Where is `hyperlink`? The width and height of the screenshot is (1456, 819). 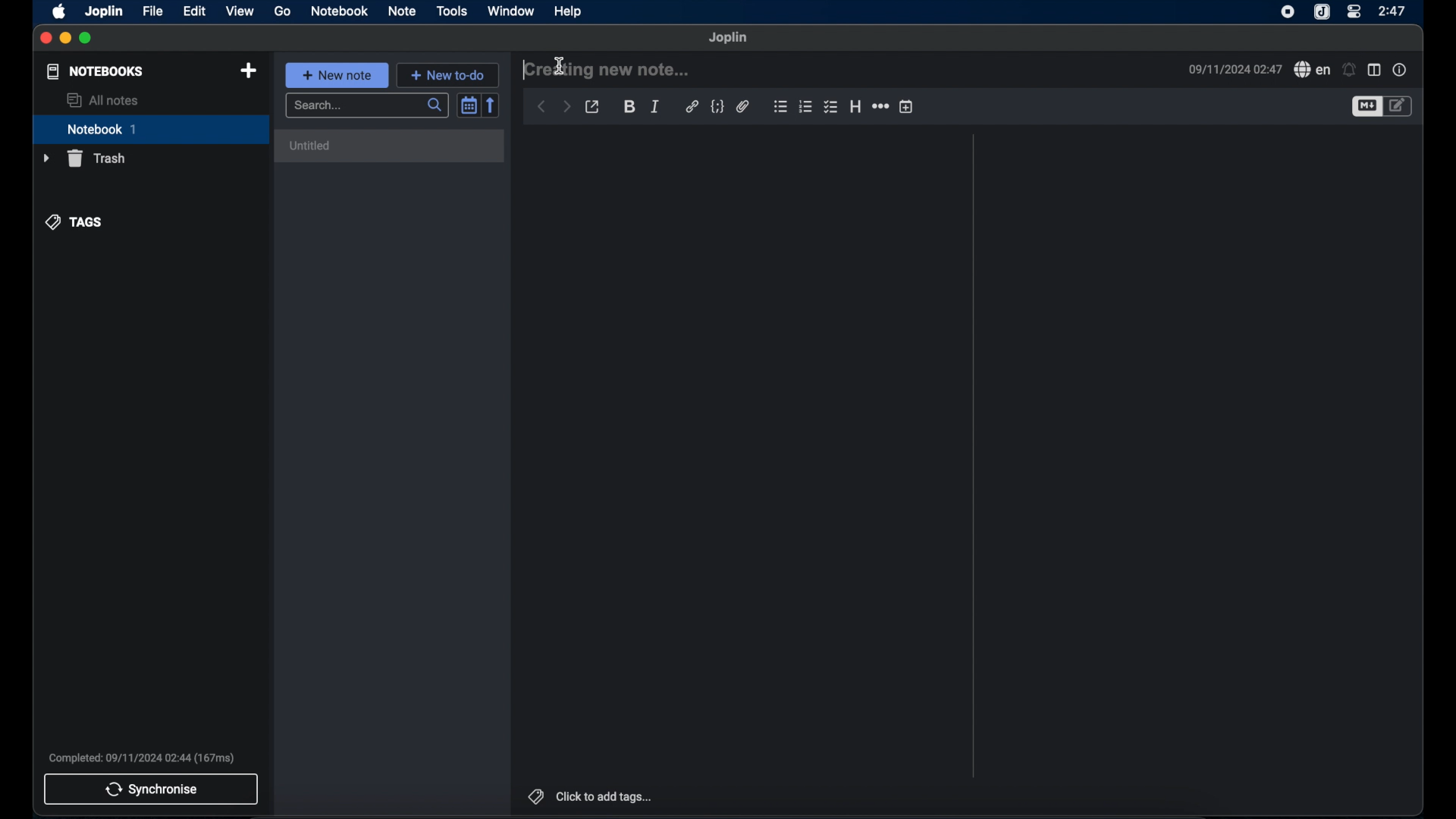
hyperlink is located at coordinates (692, 106).